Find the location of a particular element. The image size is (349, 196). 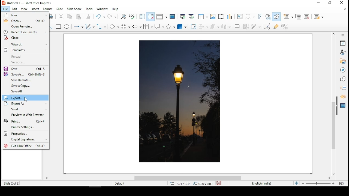

insert audio and video is located at coordinates (221, 16).